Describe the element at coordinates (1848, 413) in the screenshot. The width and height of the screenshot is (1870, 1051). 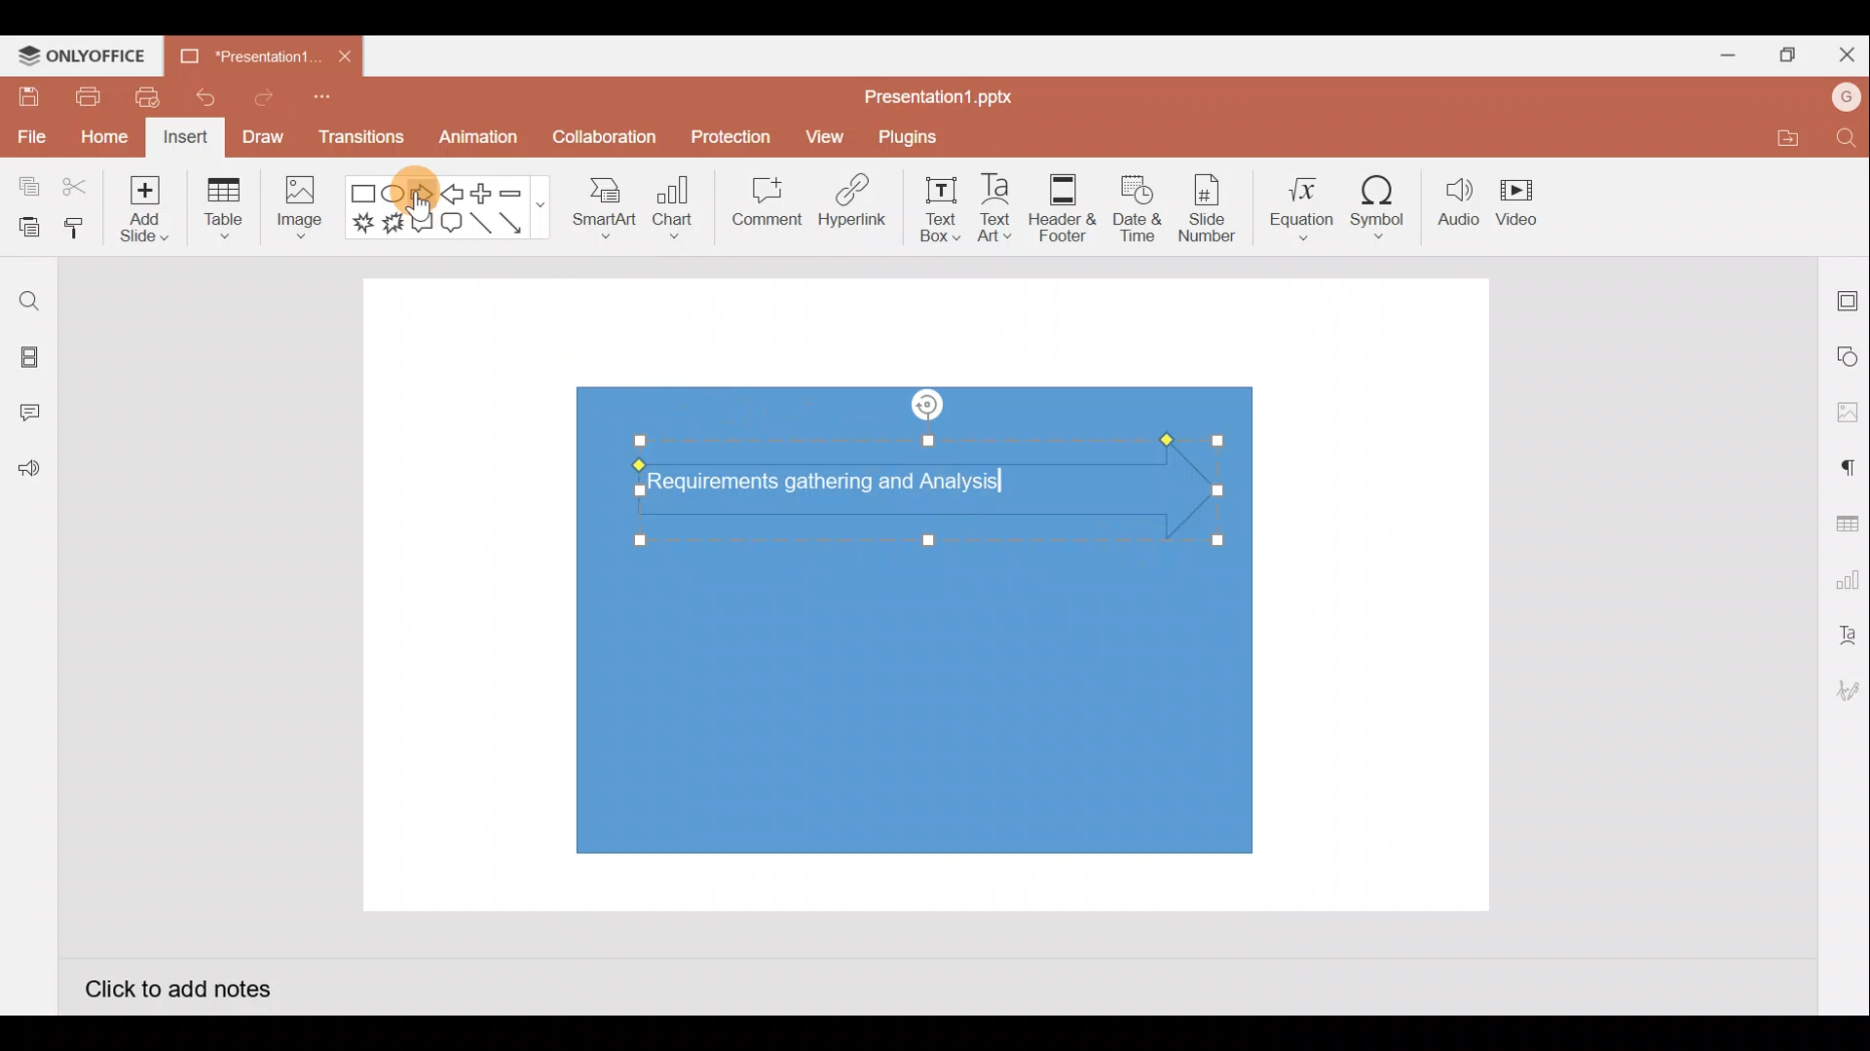
I see `Image settings` at that location.